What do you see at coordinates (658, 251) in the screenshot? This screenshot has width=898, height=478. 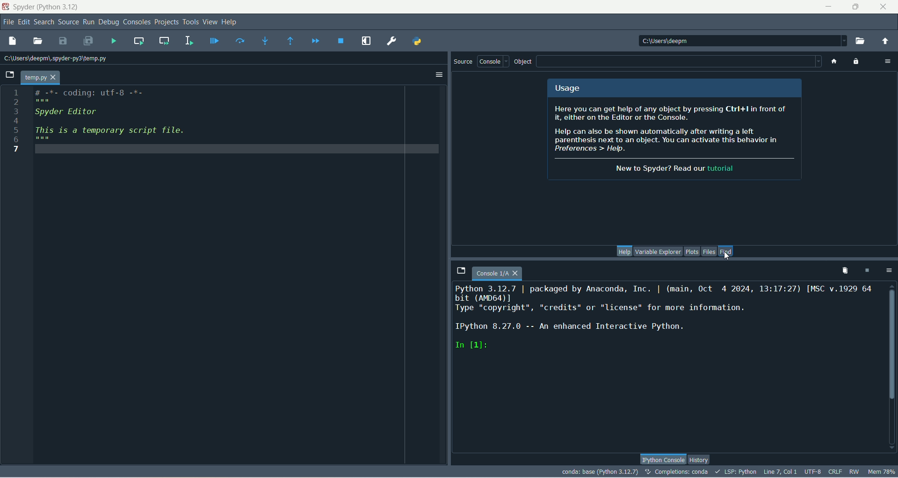 I see `variable explorer` at bounding box center [658, 251].